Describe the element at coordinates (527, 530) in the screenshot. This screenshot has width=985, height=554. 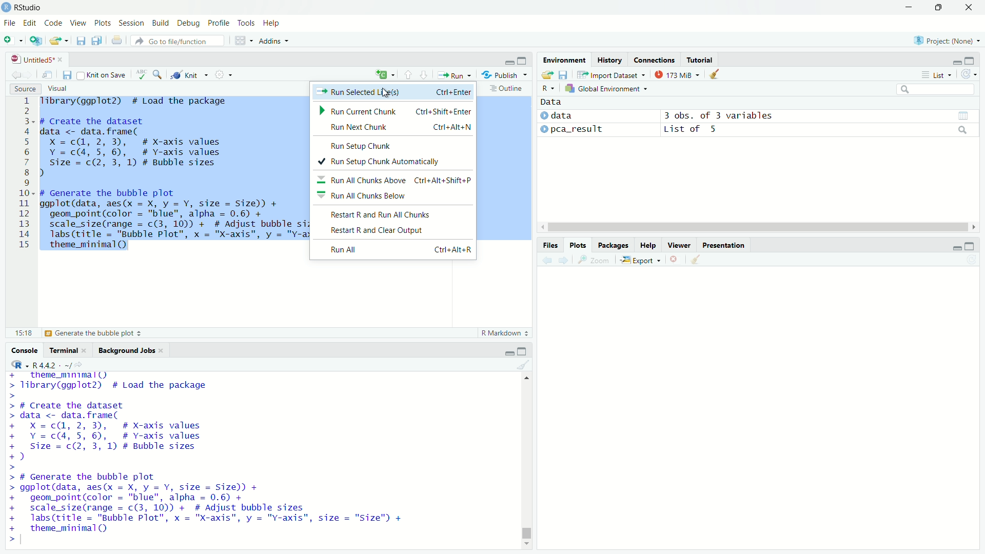
I see `vertical scrollbar` at that location.